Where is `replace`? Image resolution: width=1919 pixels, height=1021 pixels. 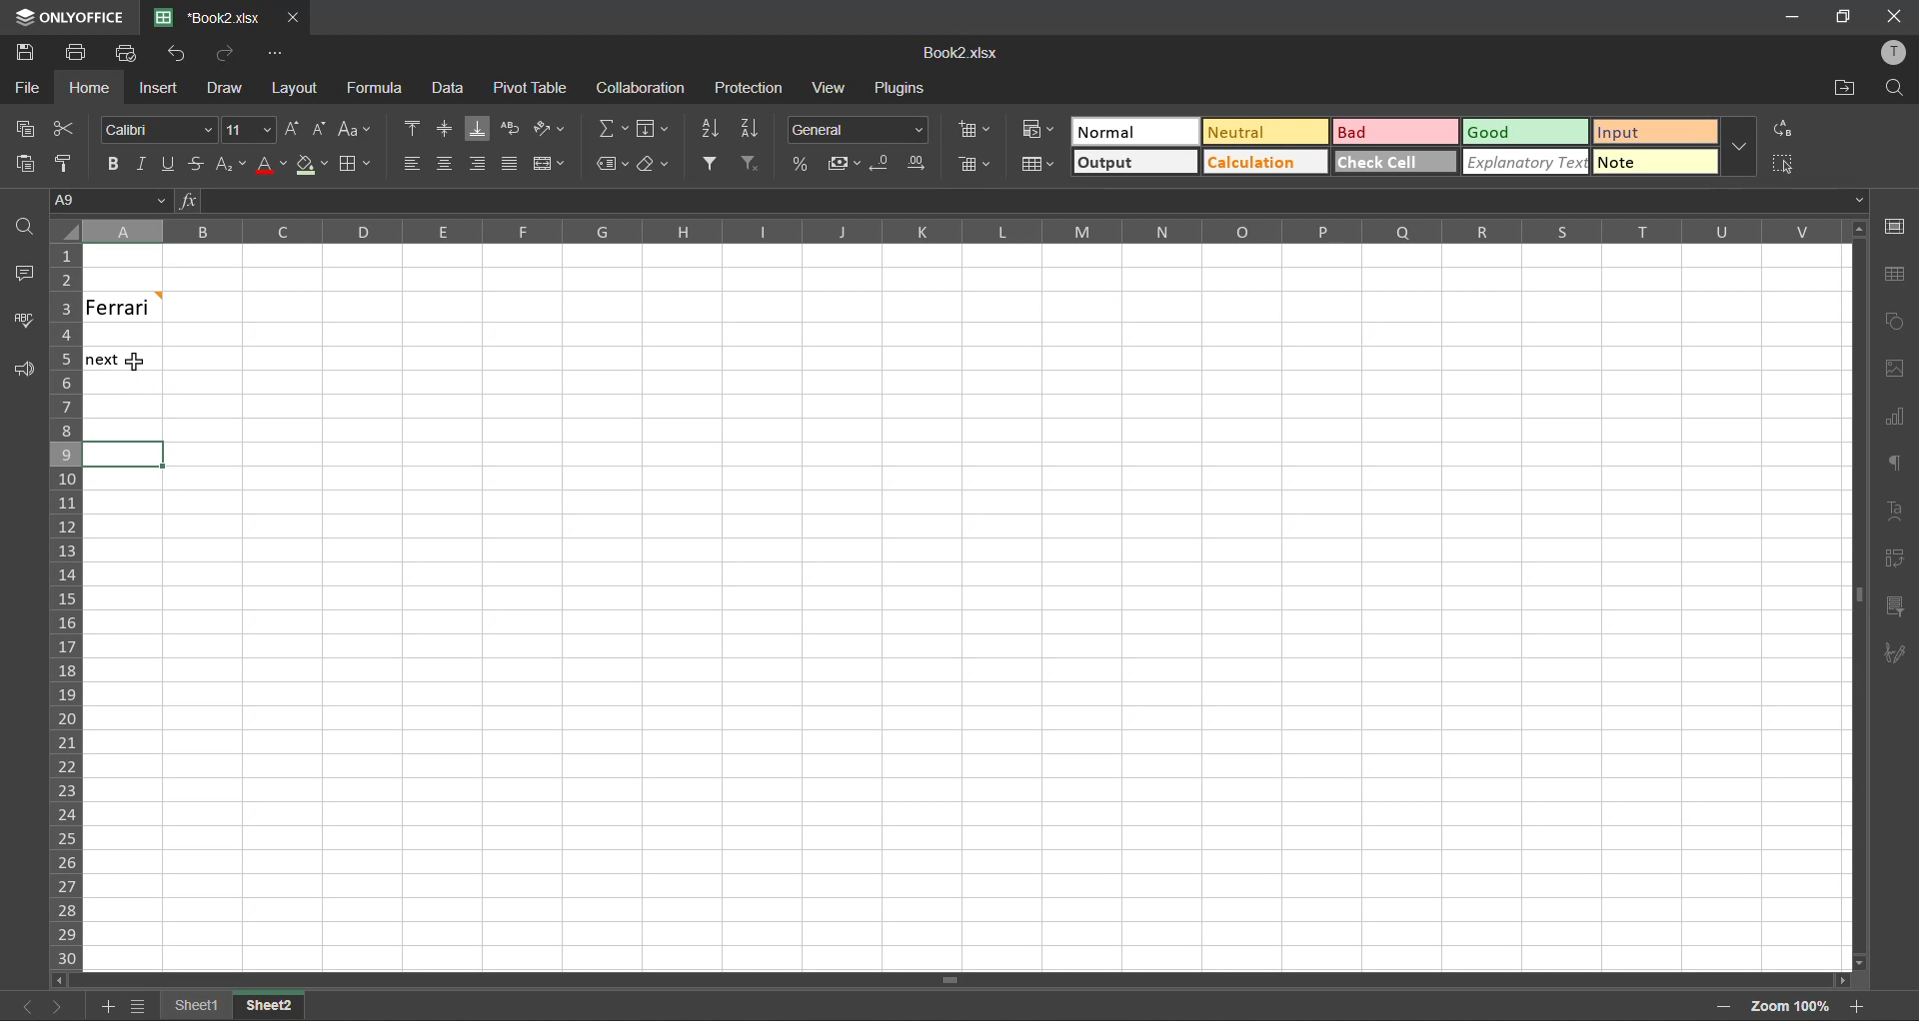 replace is located at coordinates (1786, 128).